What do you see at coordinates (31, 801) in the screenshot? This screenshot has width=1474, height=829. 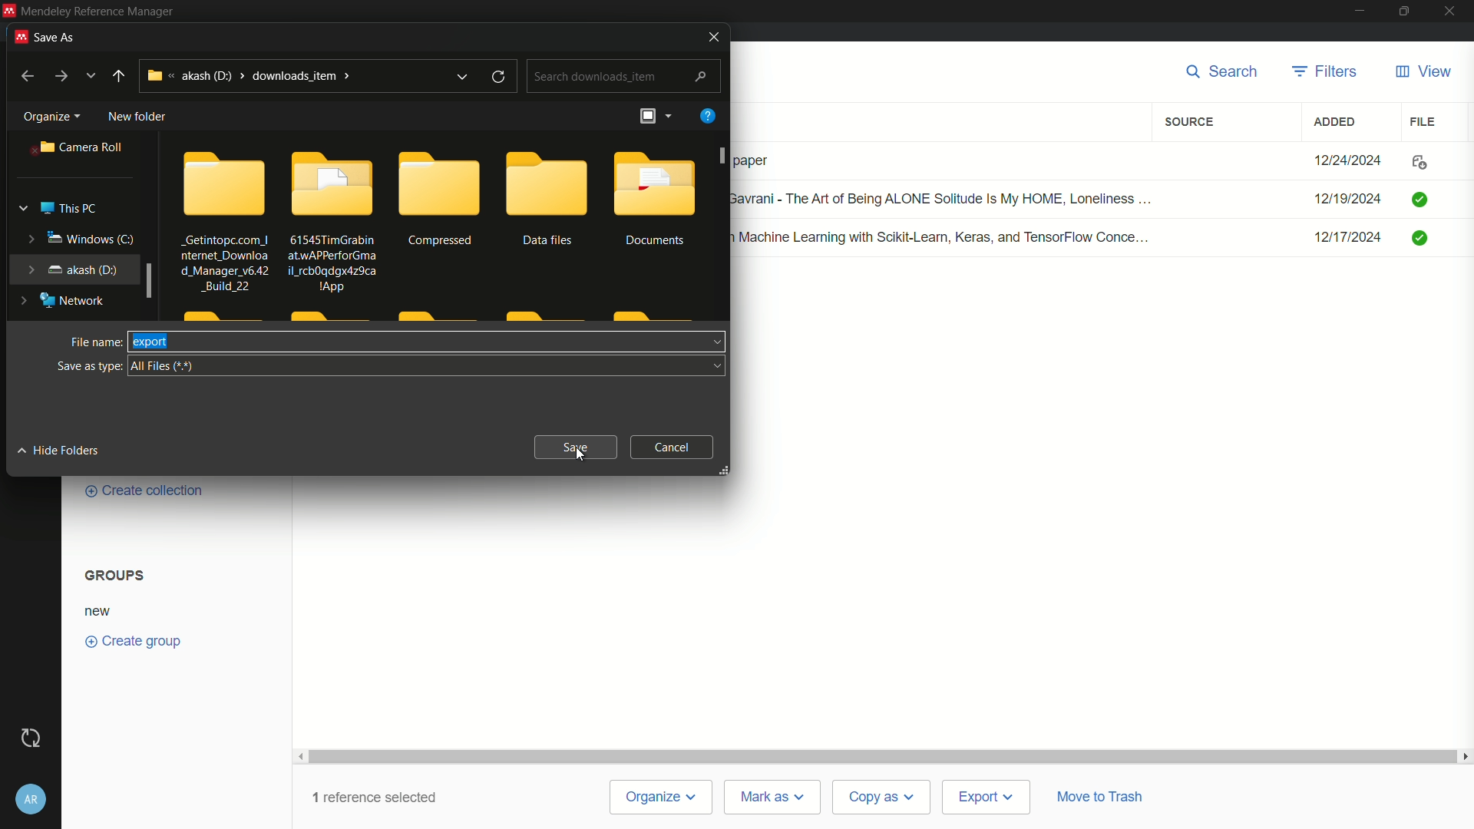 I see `account and help` at bounding box center [31, 801].